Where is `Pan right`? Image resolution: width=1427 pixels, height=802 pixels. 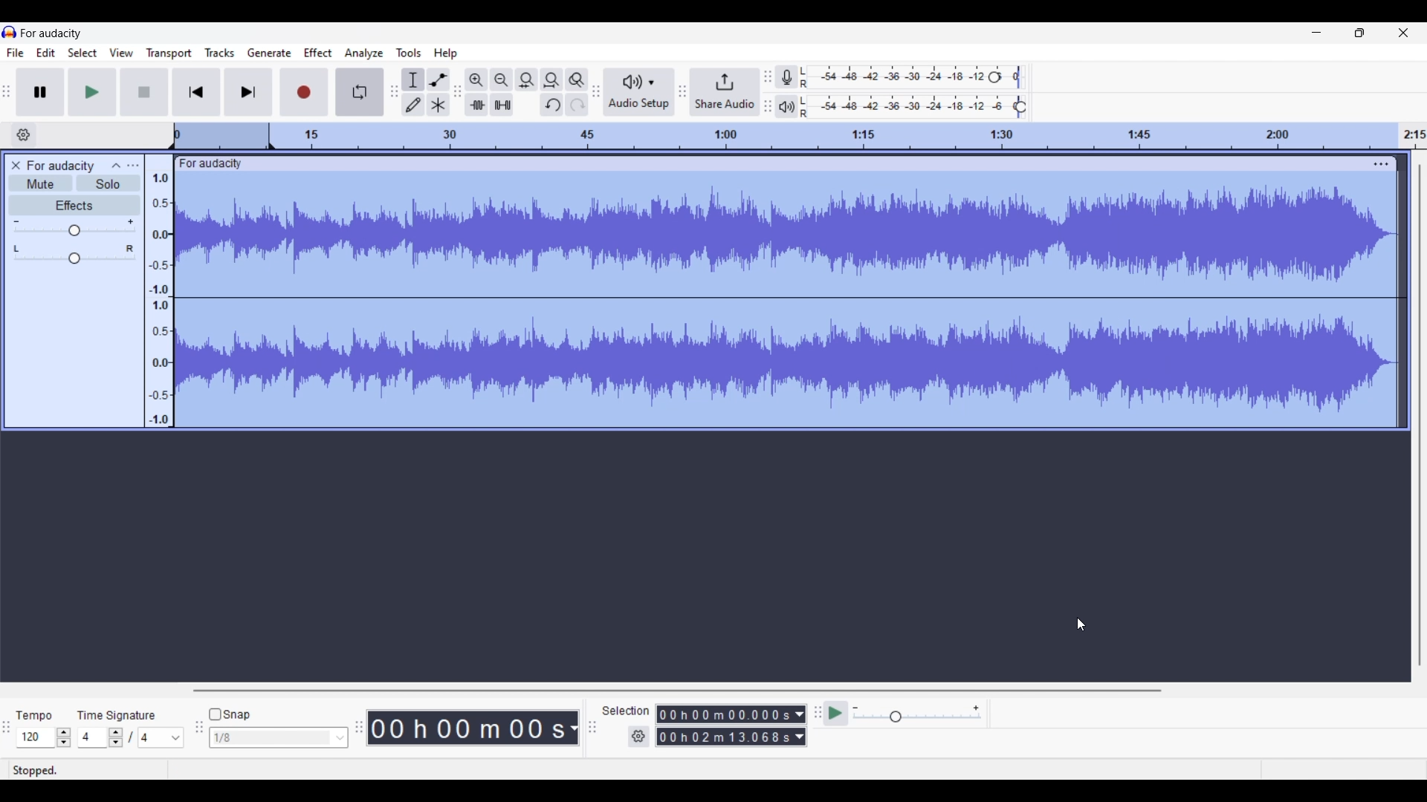
Pan right is located at coordinates (130, 249).